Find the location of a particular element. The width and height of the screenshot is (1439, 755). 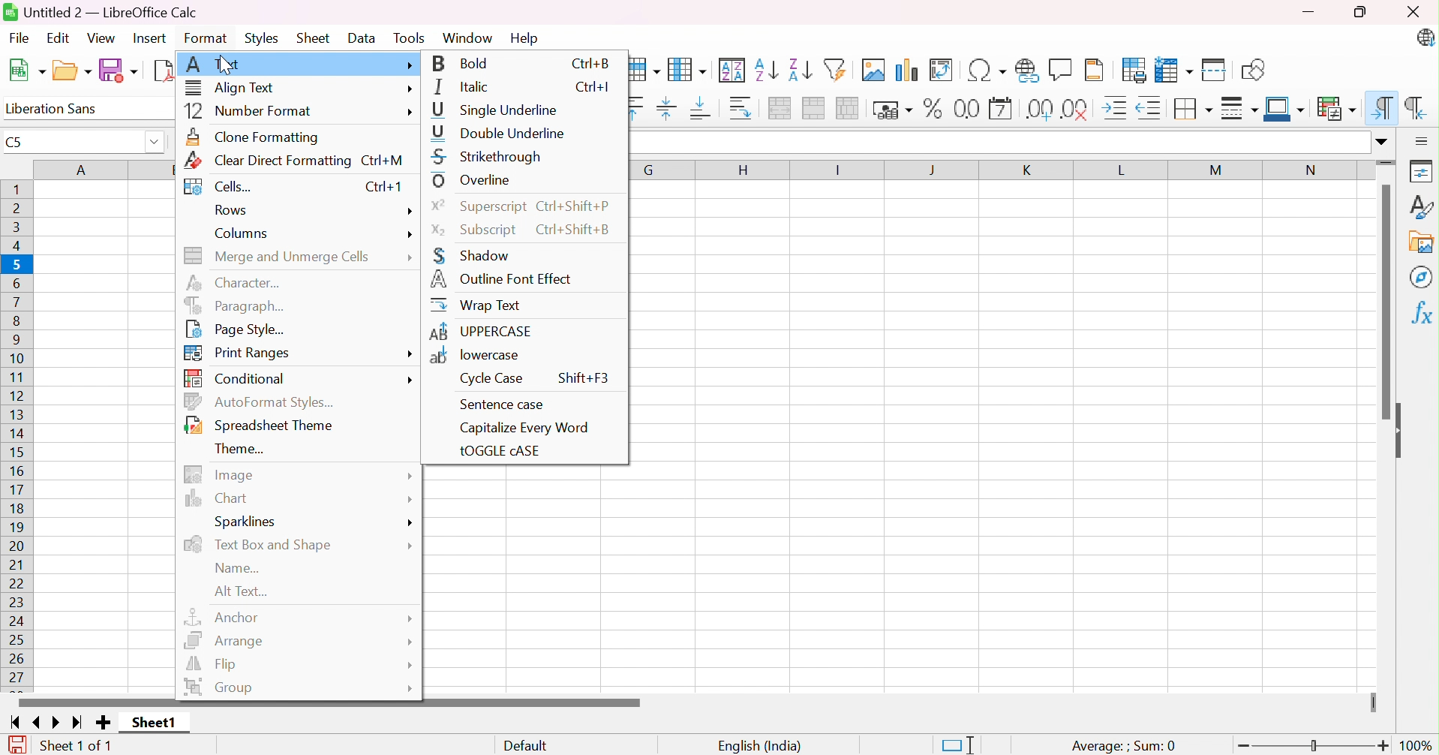

Default is located at coordinates (526, 746).